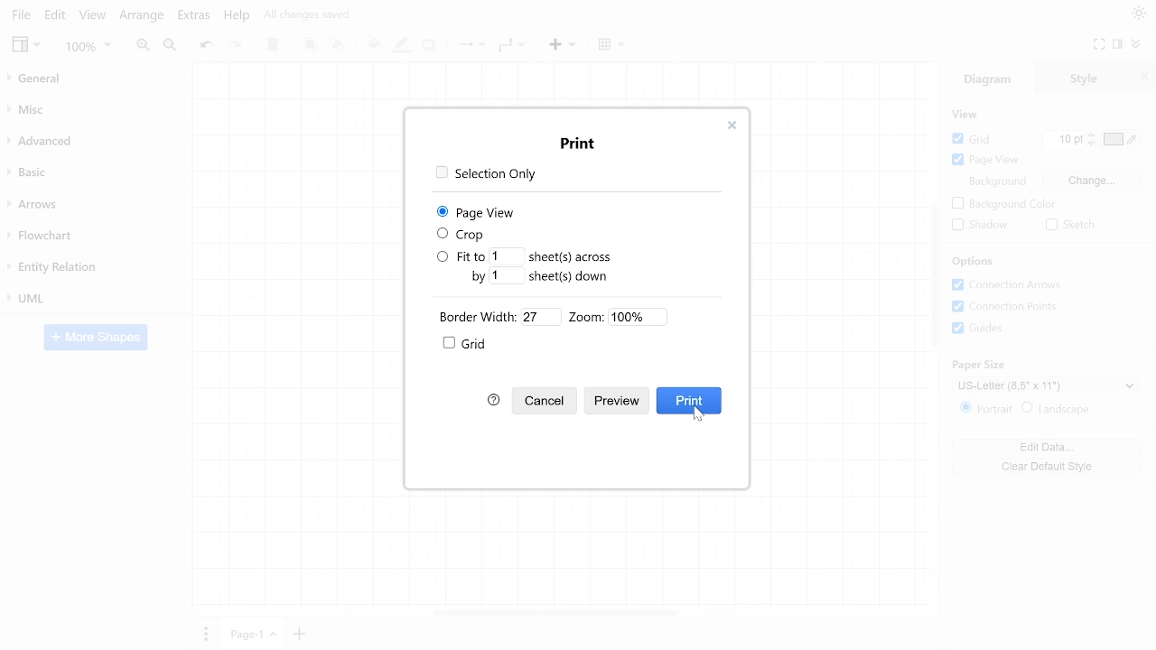  Describe the element at coordinates (91, 46) in the screenshot. I see `Zoom` at that location.